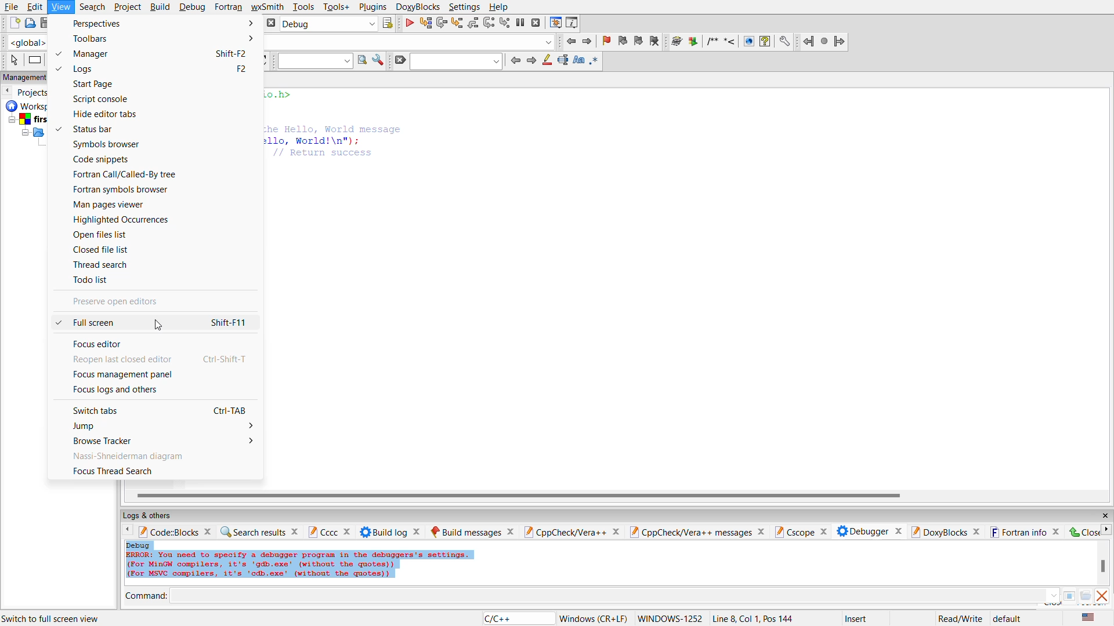 The image size is (1114, 626). Describe the element at coordinates (94, 281) in the screenshot. I see `todo list` at that location.